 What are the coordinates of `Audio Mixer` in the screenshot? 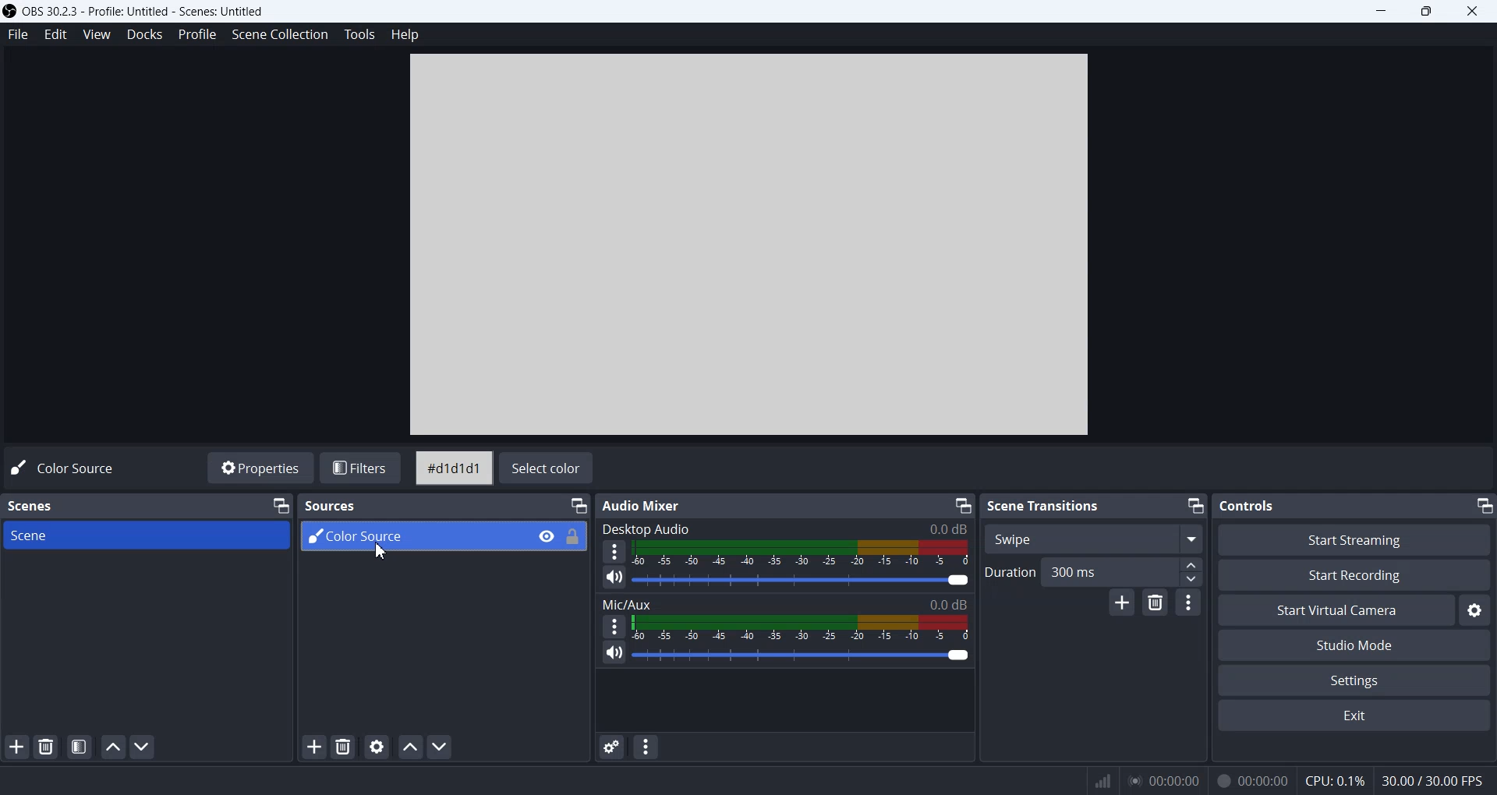 It's located at (641, 505).